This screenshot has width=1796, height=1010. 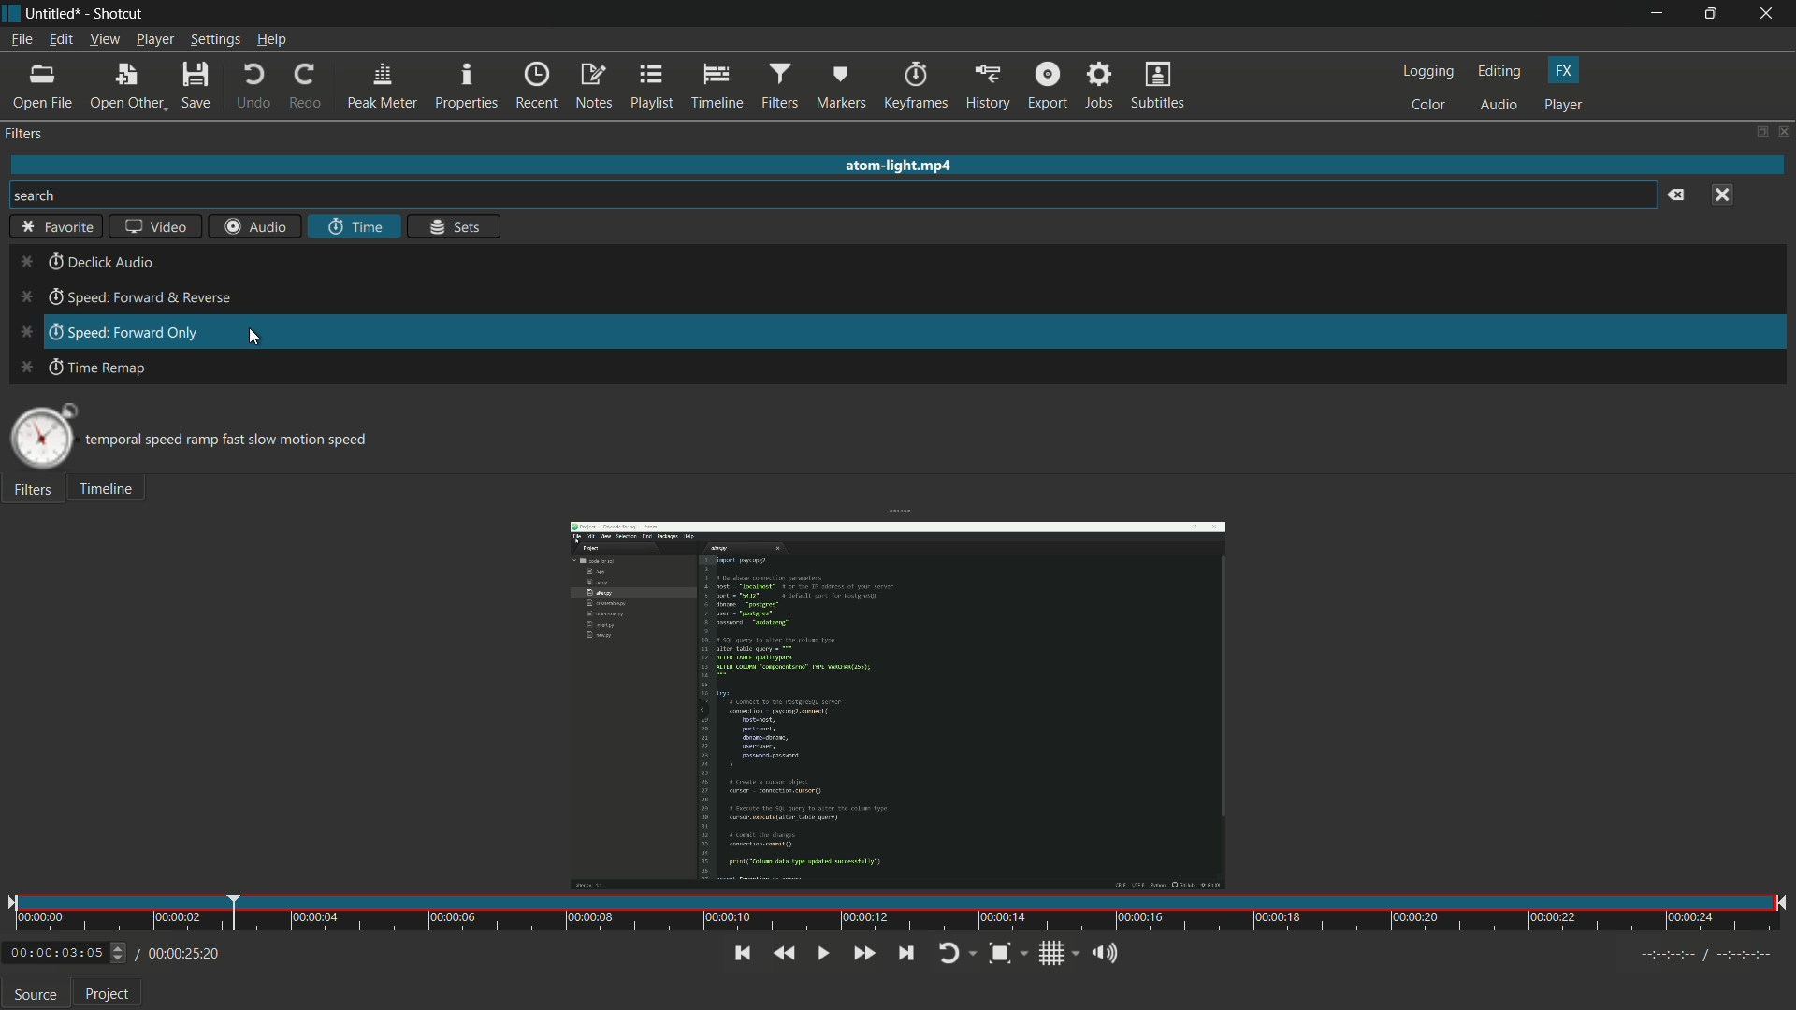 I want to click on Filters, so click(x=36, y=493).